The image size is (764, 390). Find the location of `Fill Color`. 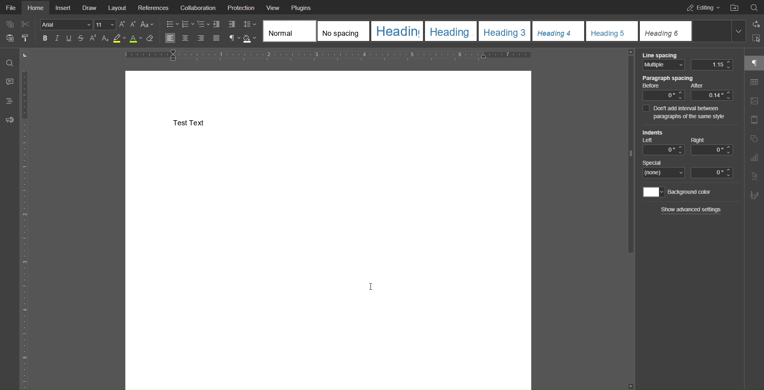

Fill Color is located at coordinates (249, 39).